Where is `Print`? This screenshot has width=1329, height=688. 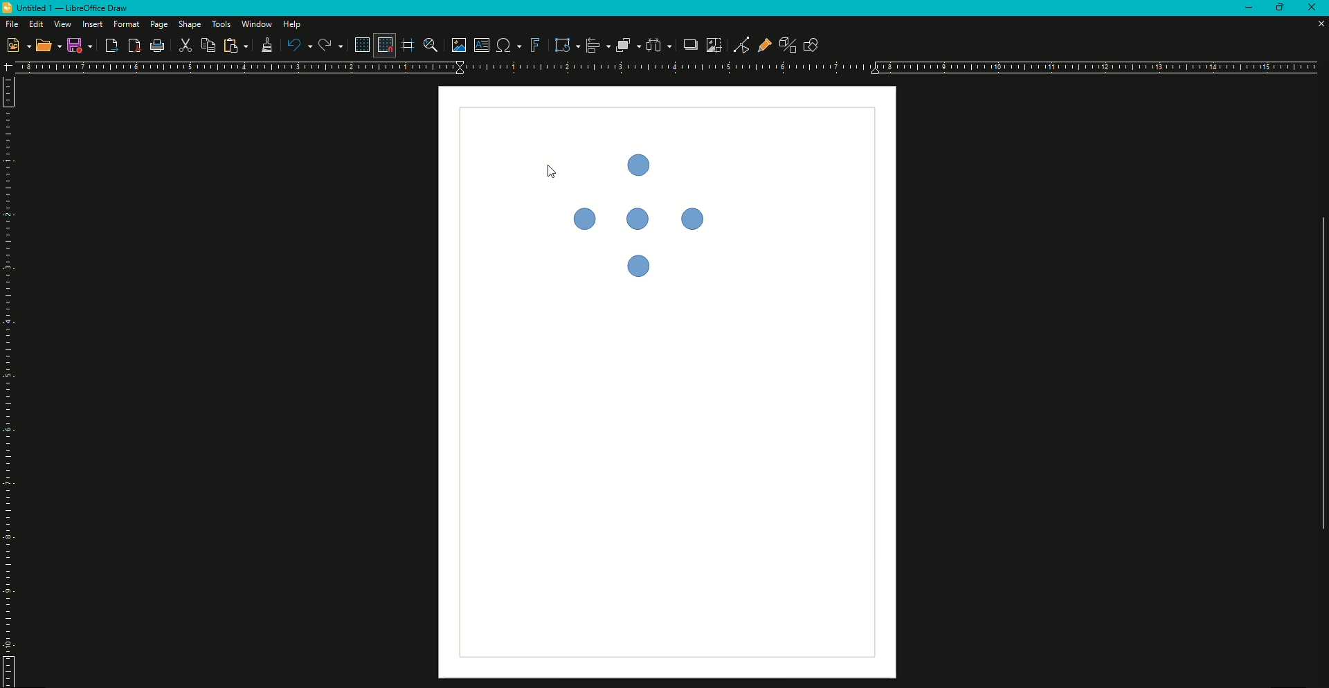
Print is located at coordinates (159, 46).